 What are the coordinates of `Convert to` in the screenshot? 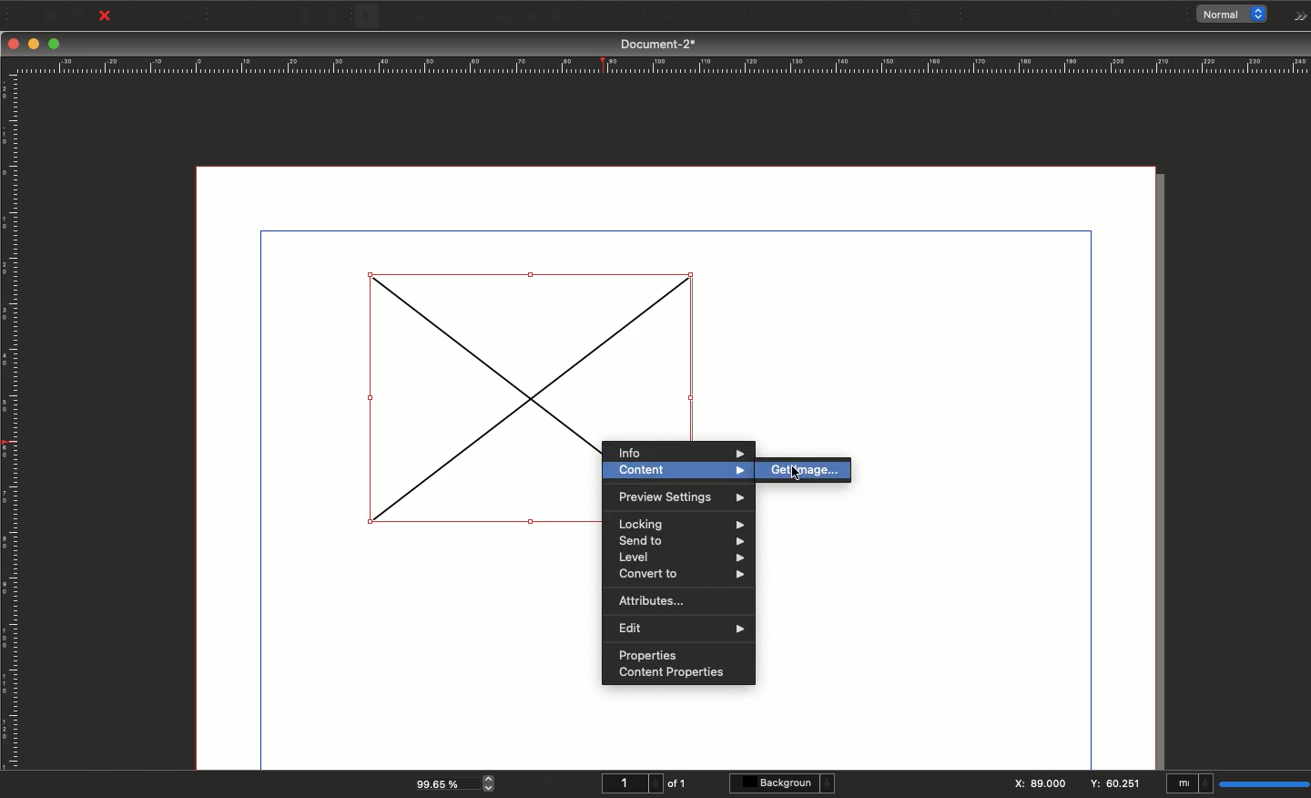 It's located at (679, 574).